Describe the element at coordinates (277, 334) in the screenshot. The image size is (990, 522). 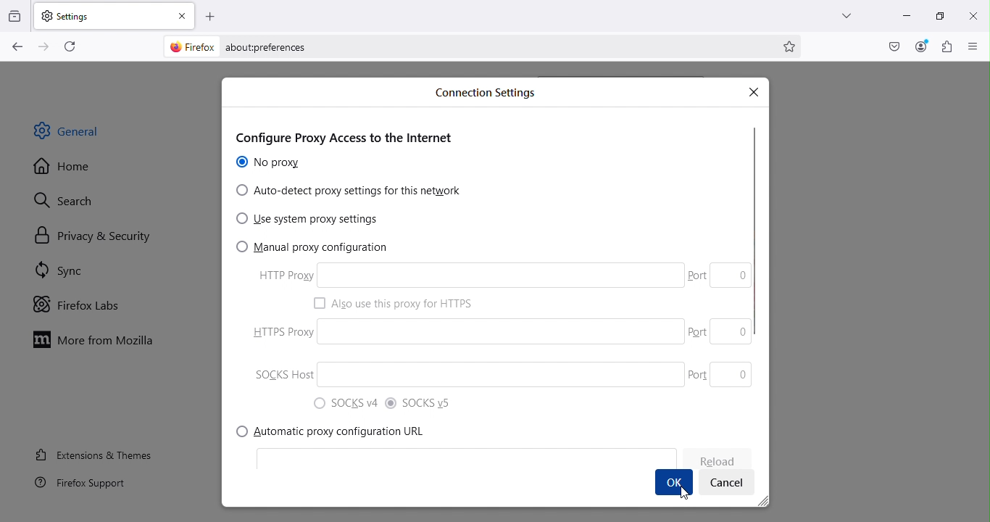
I see `HTTPS Proxy` at that location.